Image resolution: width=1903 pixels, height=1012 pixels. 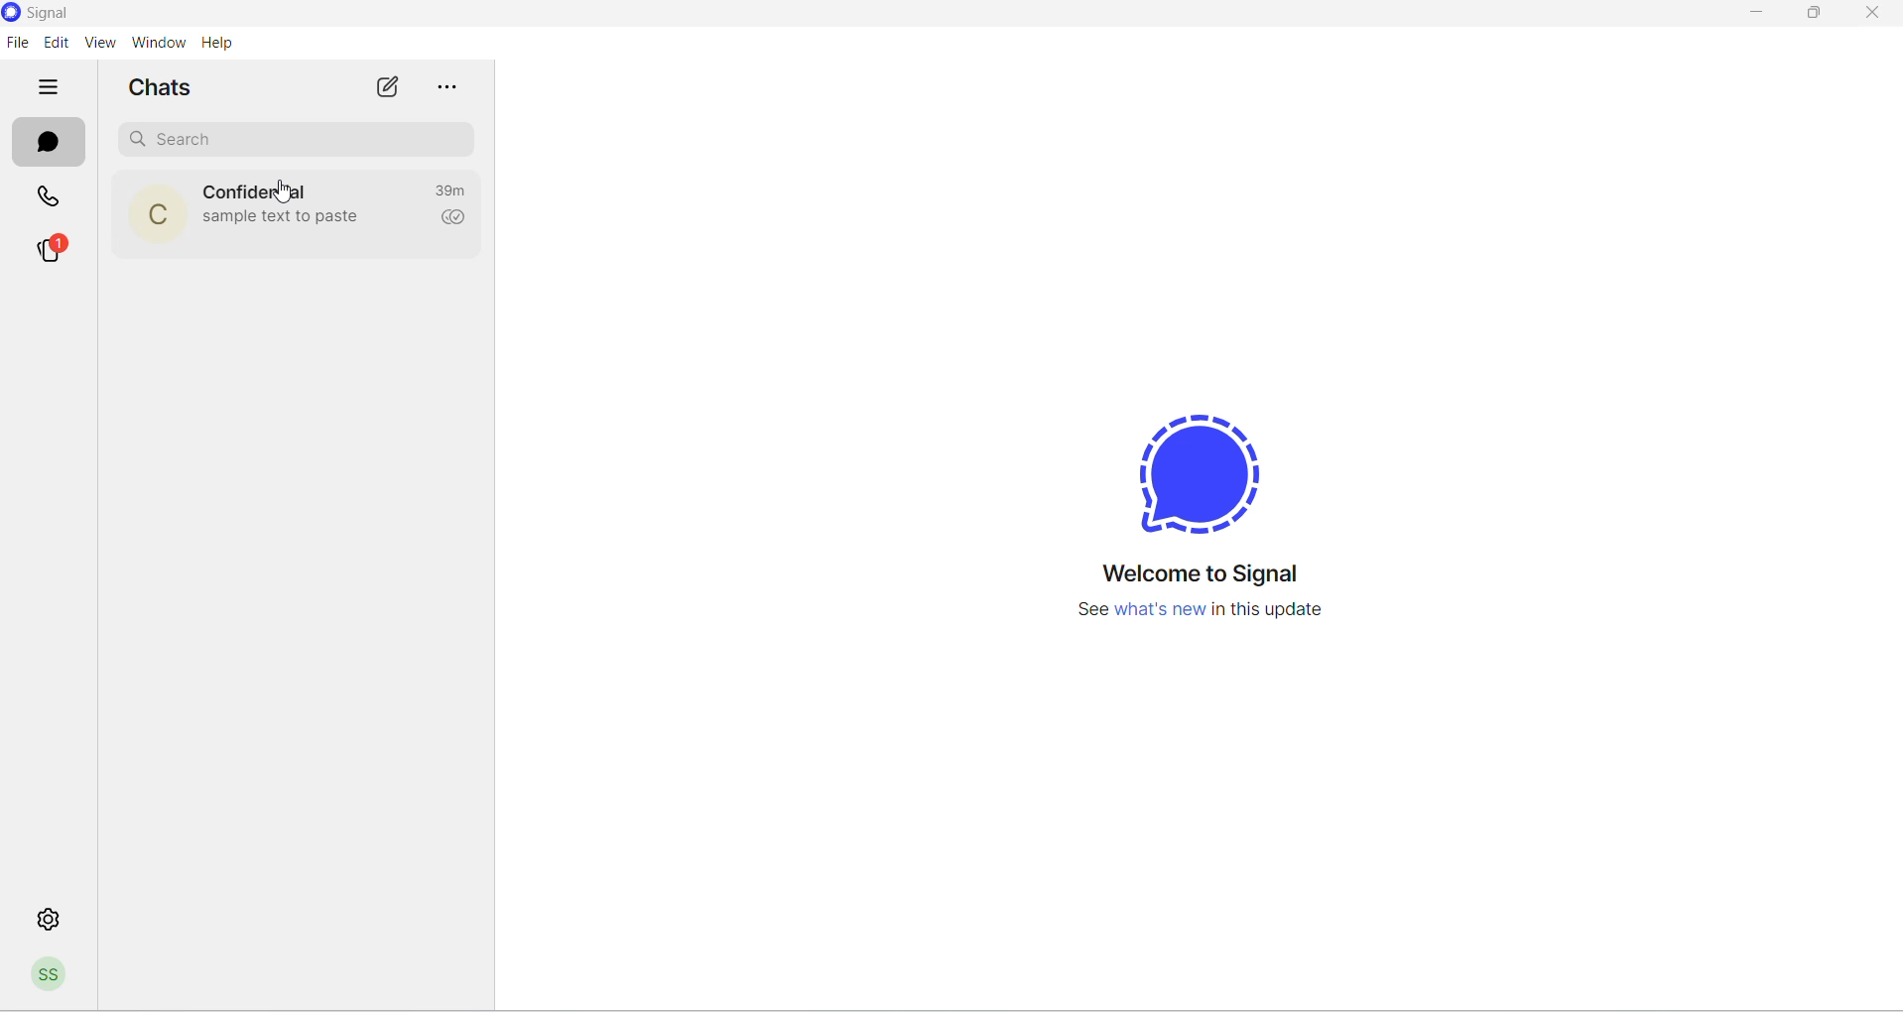 I want to click on stories, so click(x=53, y=249).